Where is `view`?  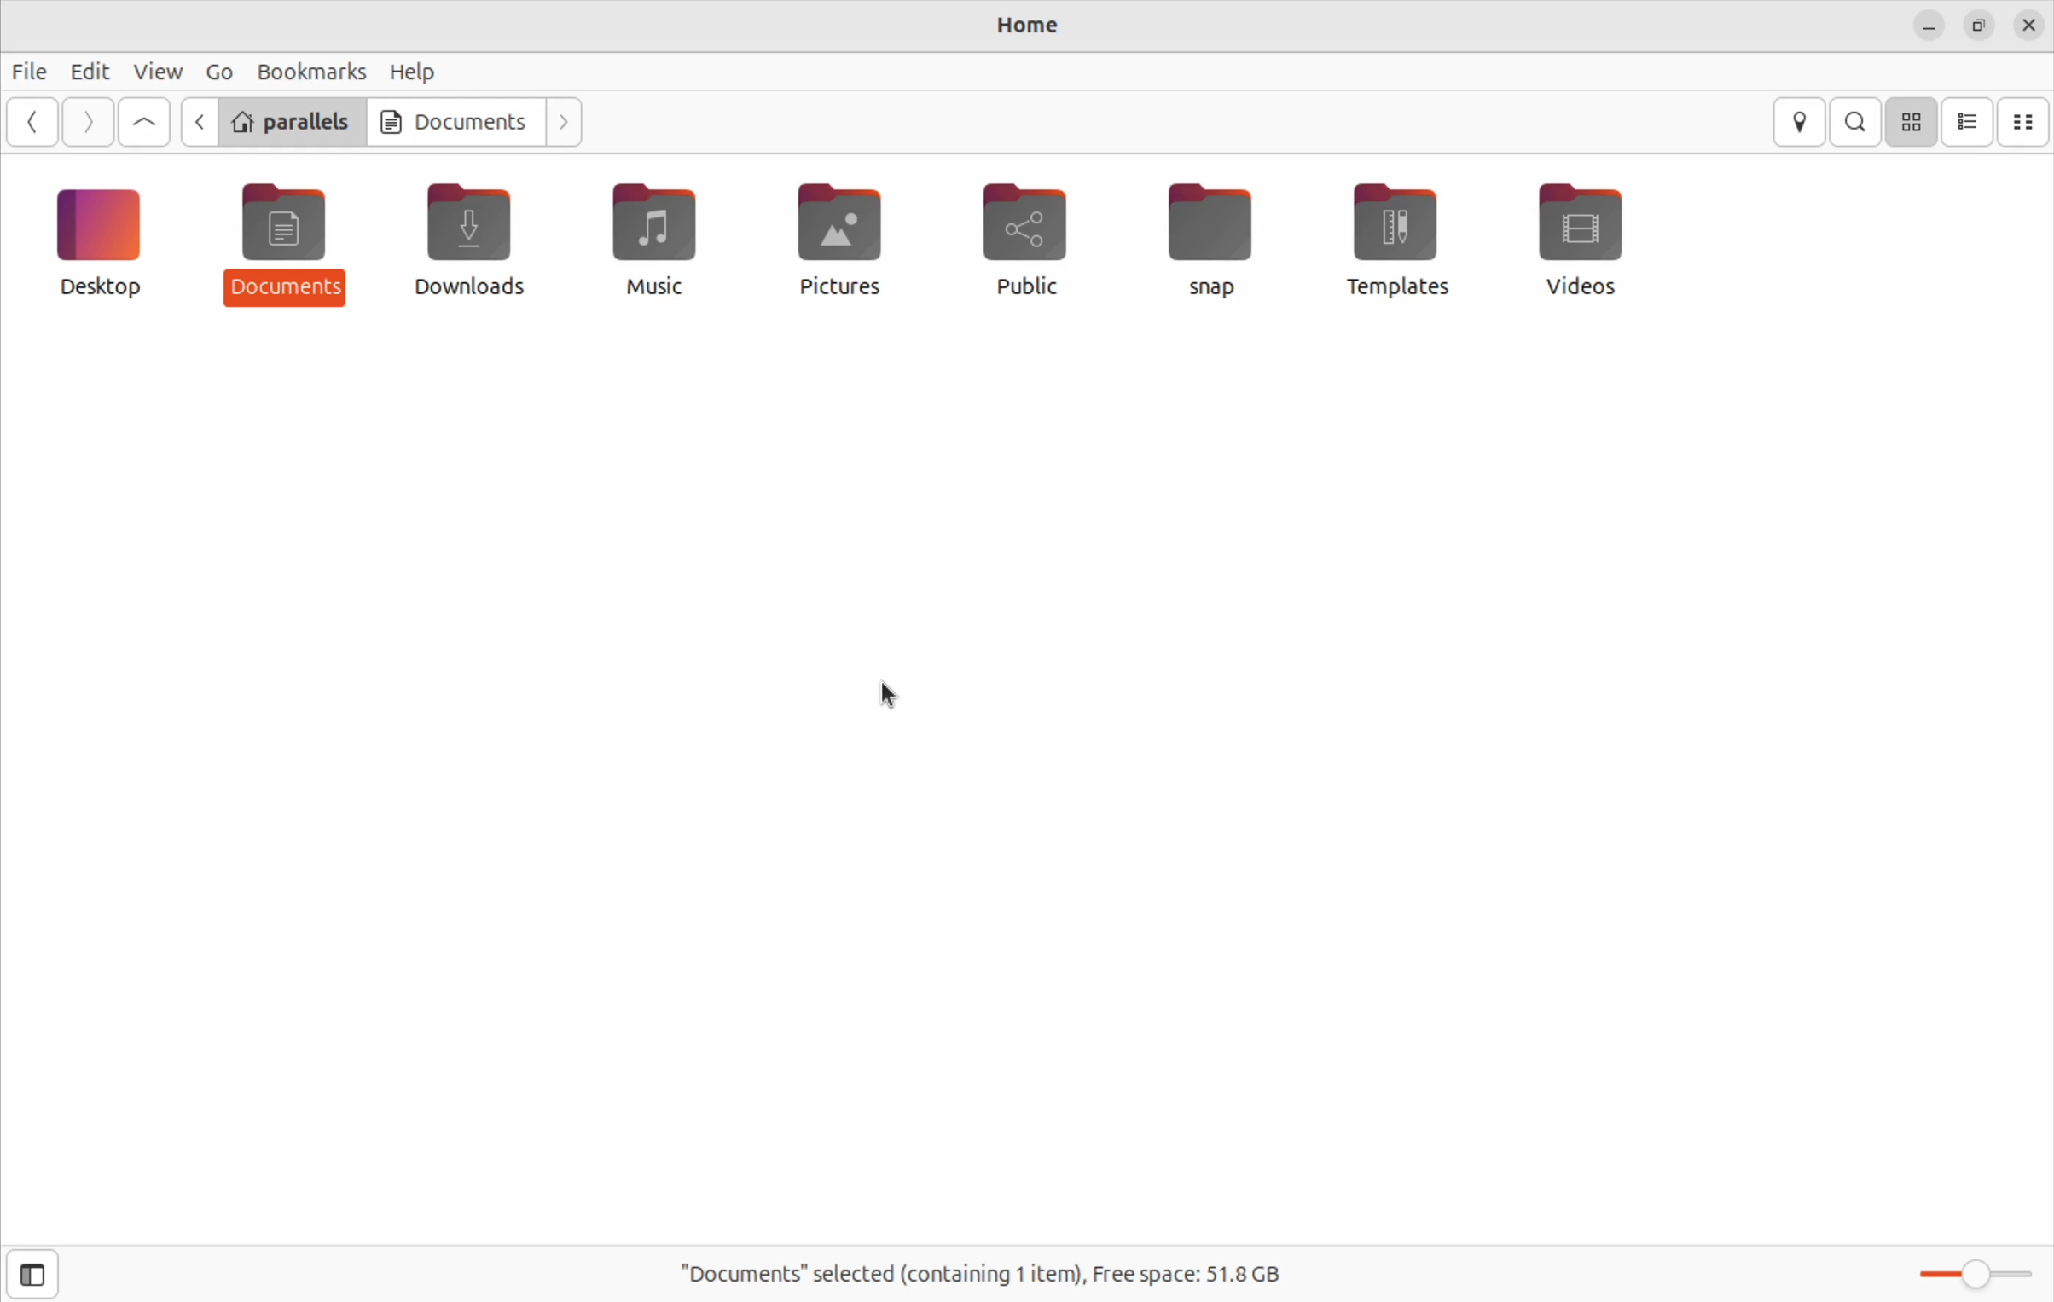
view is located at coordinates (157, 70).